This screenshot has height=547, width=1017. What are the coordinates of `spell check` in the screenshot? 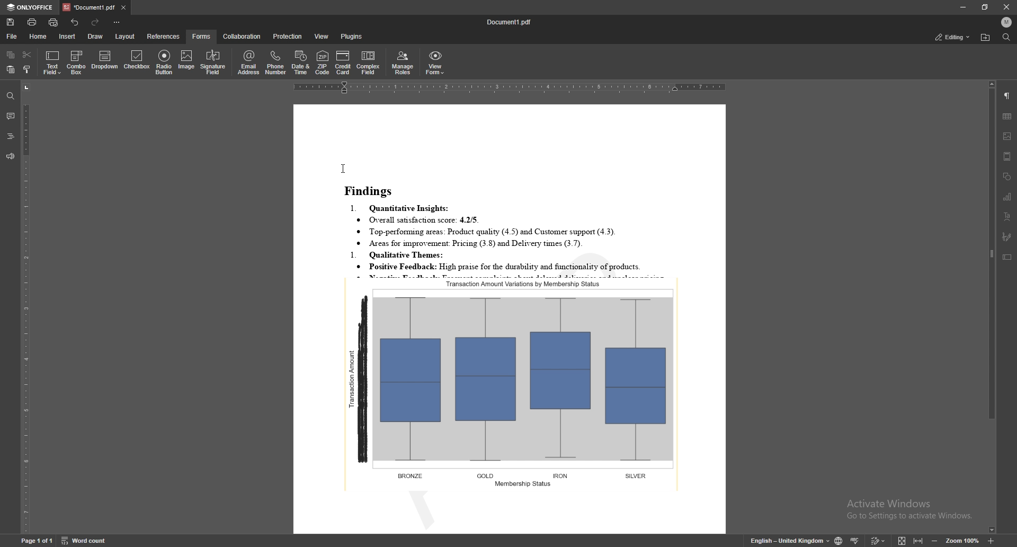 It's located at (854, 540).